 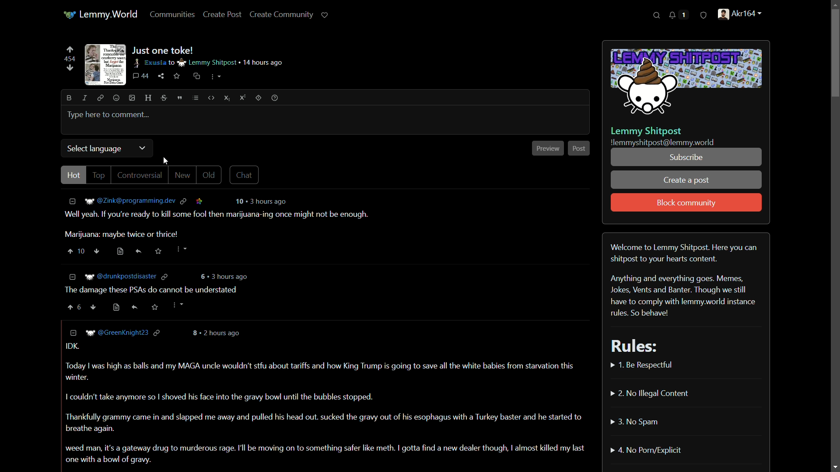 What do you see at coordinates (140, 176) in the screenshot?
I see `controversial` at bounding box center [140, 176].